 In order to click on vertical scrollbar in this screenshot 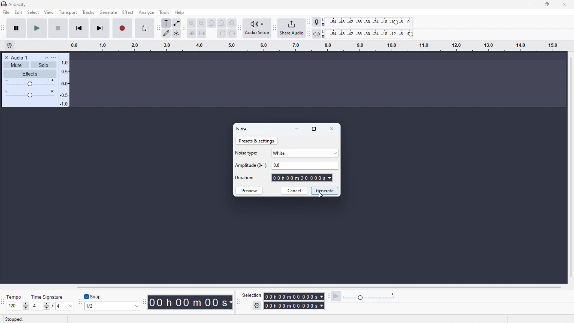, I will do `click(570, 167)`.